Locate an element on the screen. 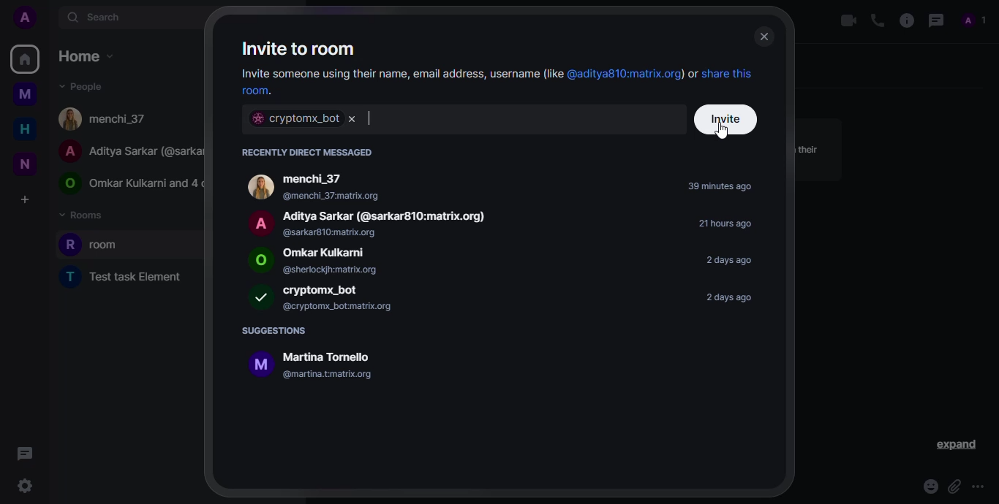 The height and width of the screenshot is (504, 999). A Aditya Sarkar (@sarka is located at coordinates (132, 151).